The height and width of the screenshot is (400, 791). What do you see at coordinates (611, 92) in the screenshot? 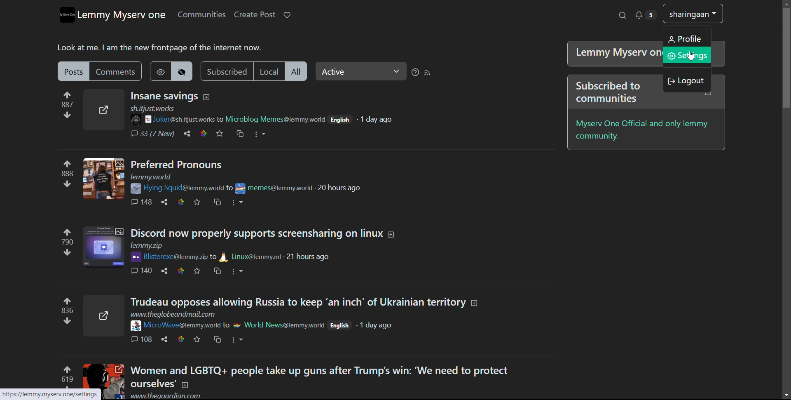
I see `Subscribed to
communities` at bounding box center [611, 92].